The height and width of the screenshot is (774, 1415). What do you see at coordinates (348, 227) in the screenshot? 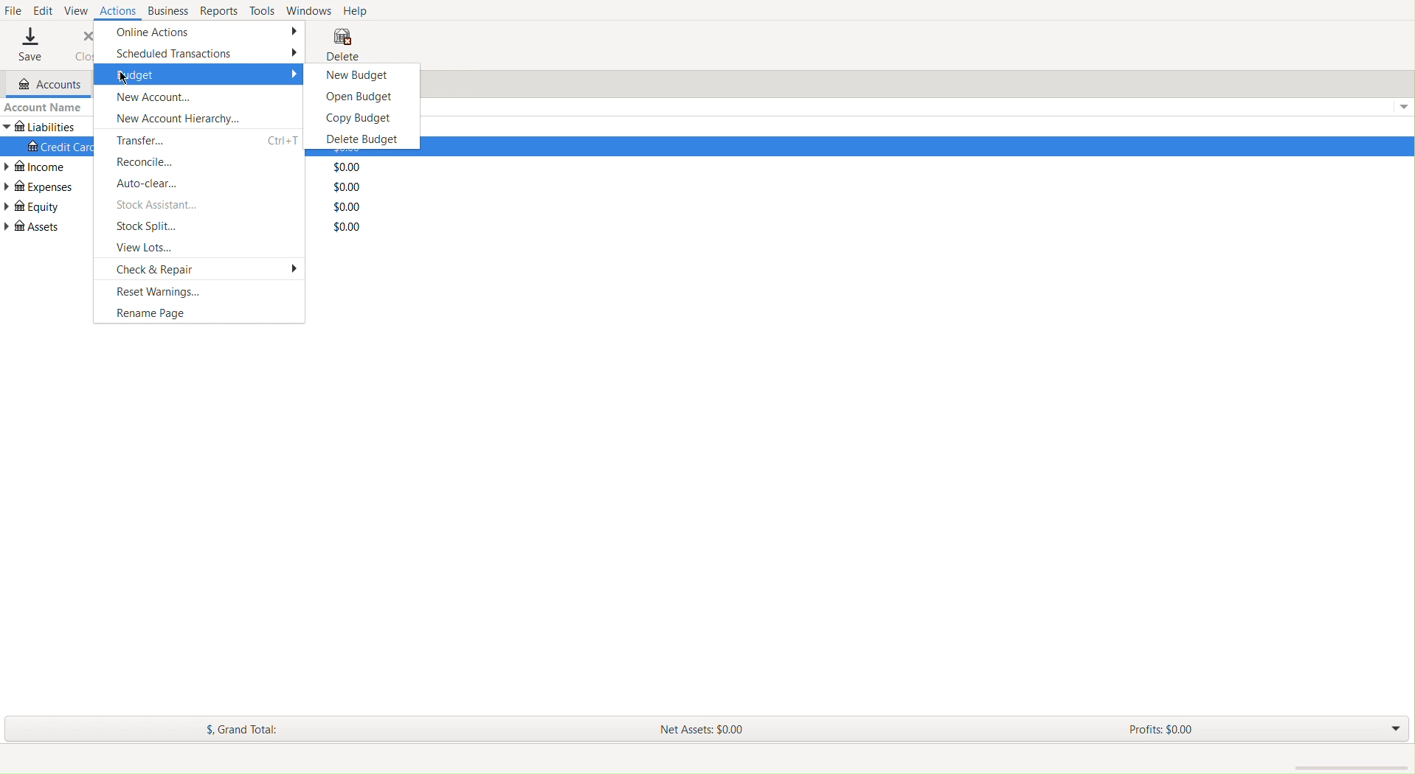
I see `Total` at bounding box center [348, 227].